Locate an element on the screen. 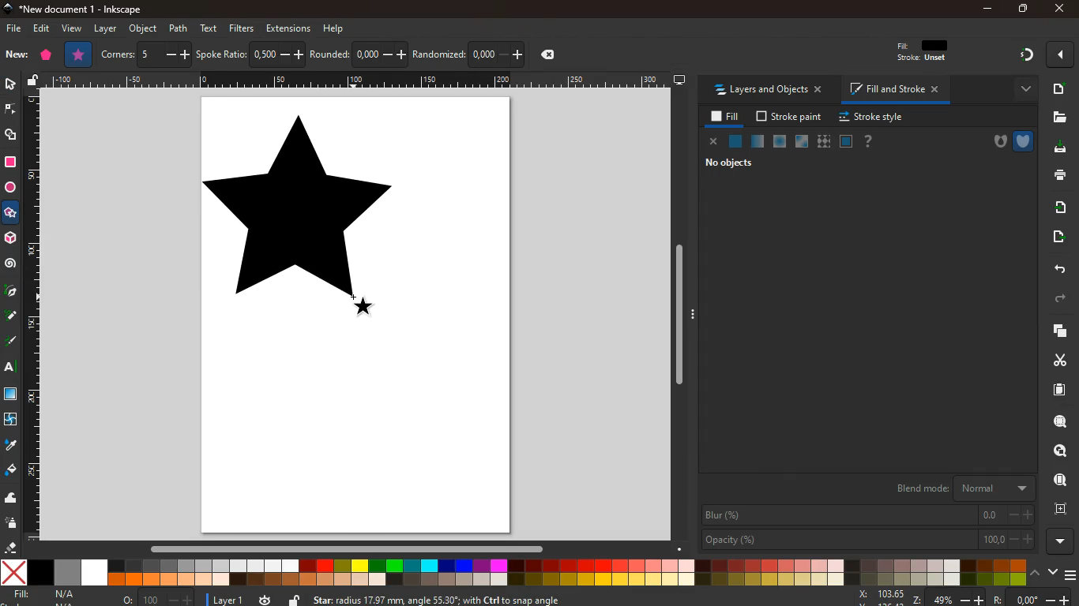  shapes is located at coordinates (11, 137).